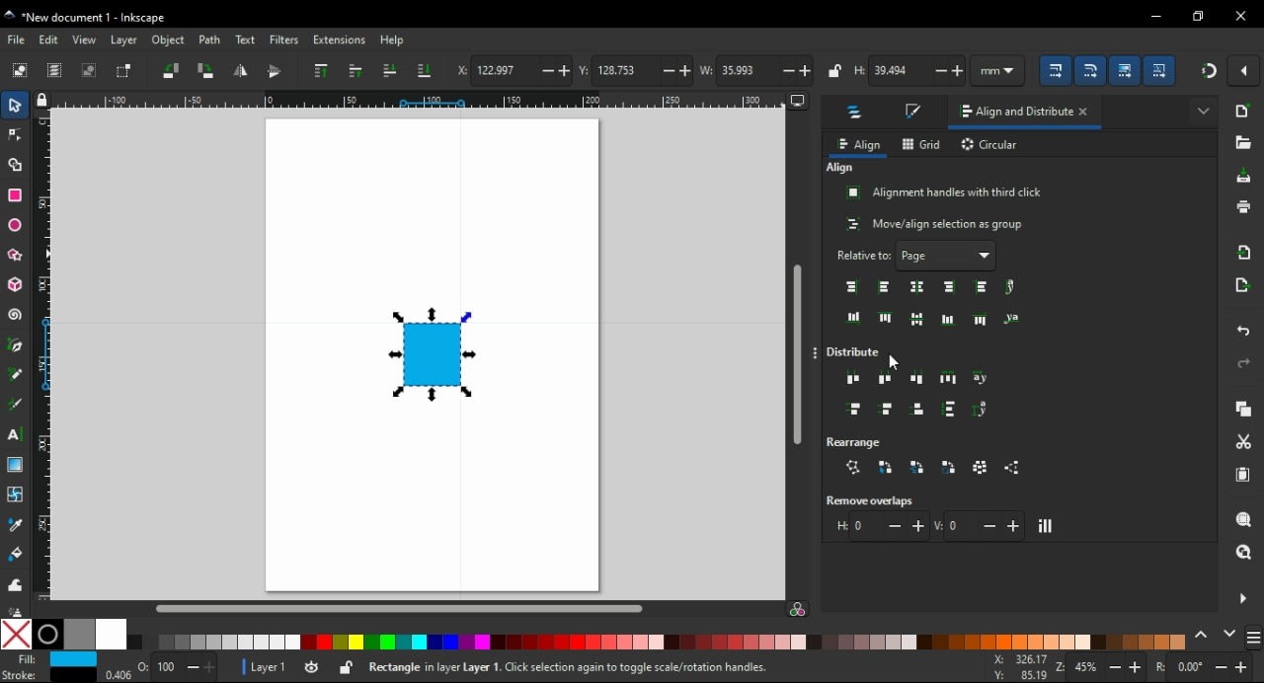 This screenshot has height=683, width=1264. What do you see at coordinates (51, 659) in the screenshot?
I see `fill color` at bounding box center [51, 659].